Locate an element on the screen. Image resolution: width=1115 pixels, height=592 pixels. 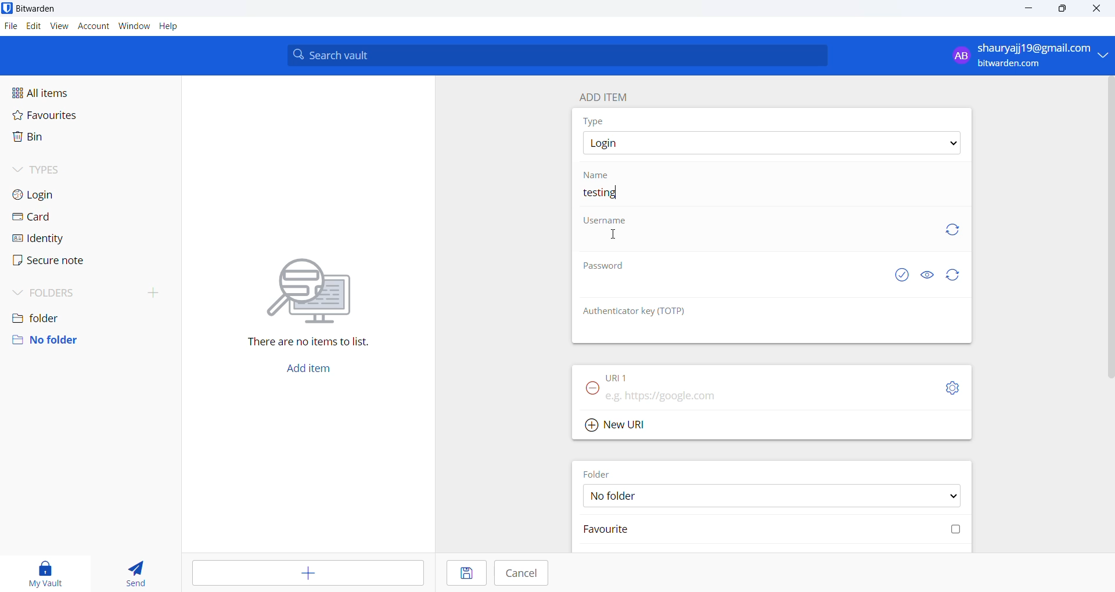
help is located at coordinates (170, 27).